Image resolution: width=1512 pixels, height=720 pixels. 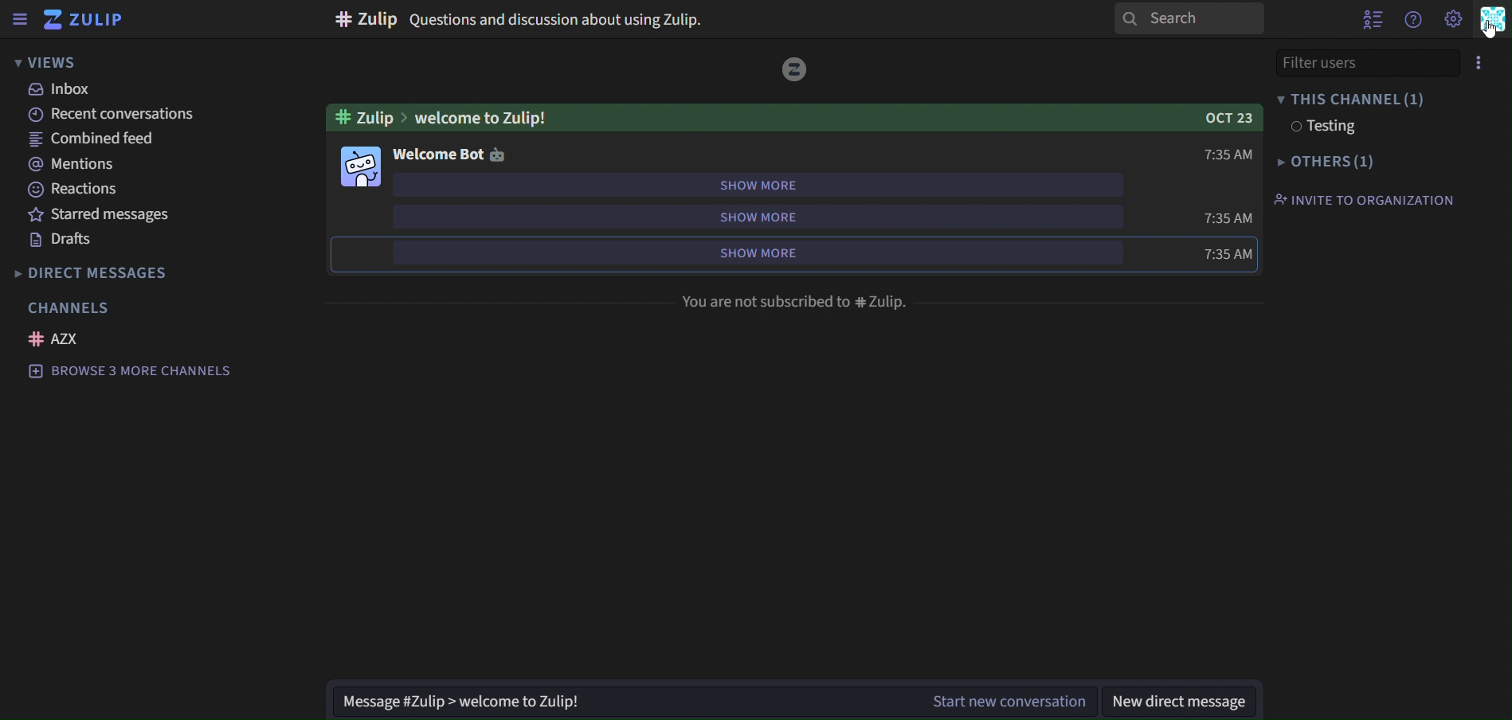 What do you see at coordinates (362, 166) in the screenshot?
I see `image` at bounding box center [362, 166].